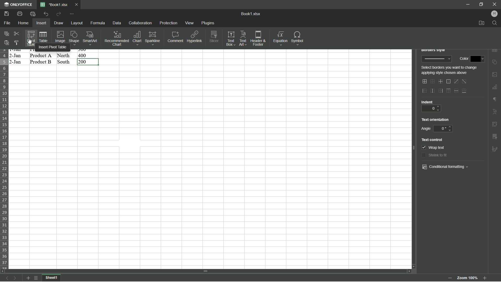  I want to click on down, so click(451, 131).